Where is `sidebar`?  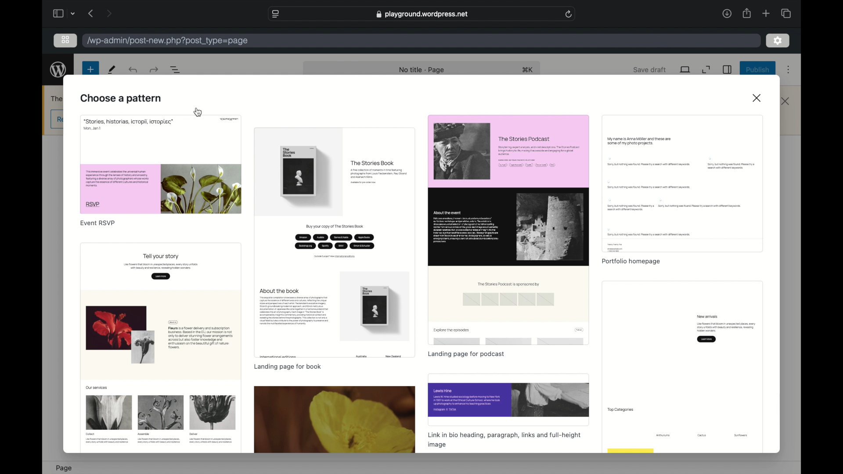
sidebar is located at coordinates (58, 13).